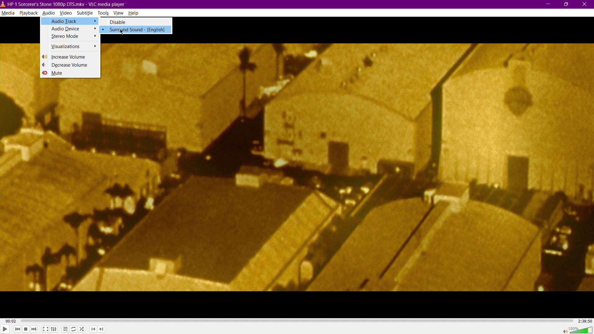 This screenshot has height=334, width=594. I want to click on Minimize, so click(547, 4).